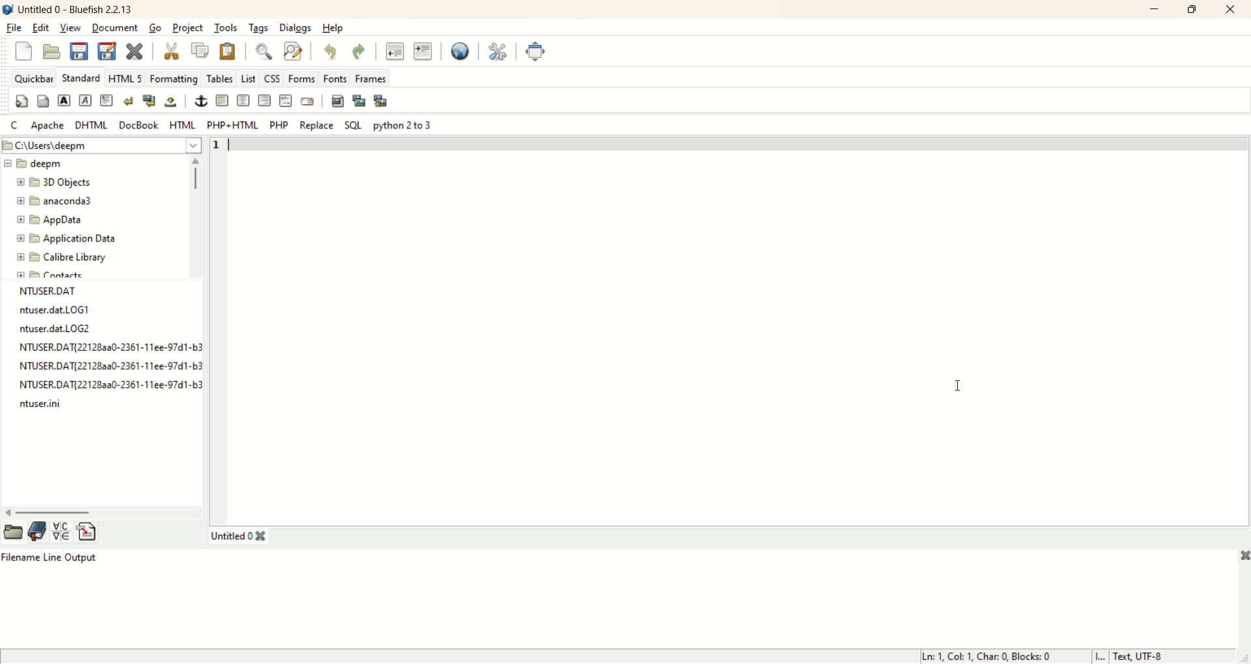 Image resolution: width=1251 pixels, height=664 pixels. What do you see at coordinates (1142, 656) in the screenshot?
I see `text UTF-8` at bounding box center [1142, 656].